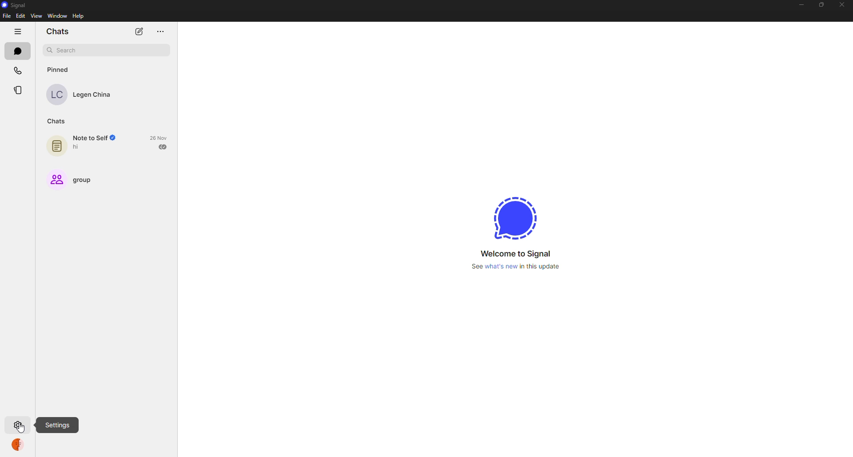  Describe the element at coordinates (57, 16) in the screenshot. I see `window` at that location.